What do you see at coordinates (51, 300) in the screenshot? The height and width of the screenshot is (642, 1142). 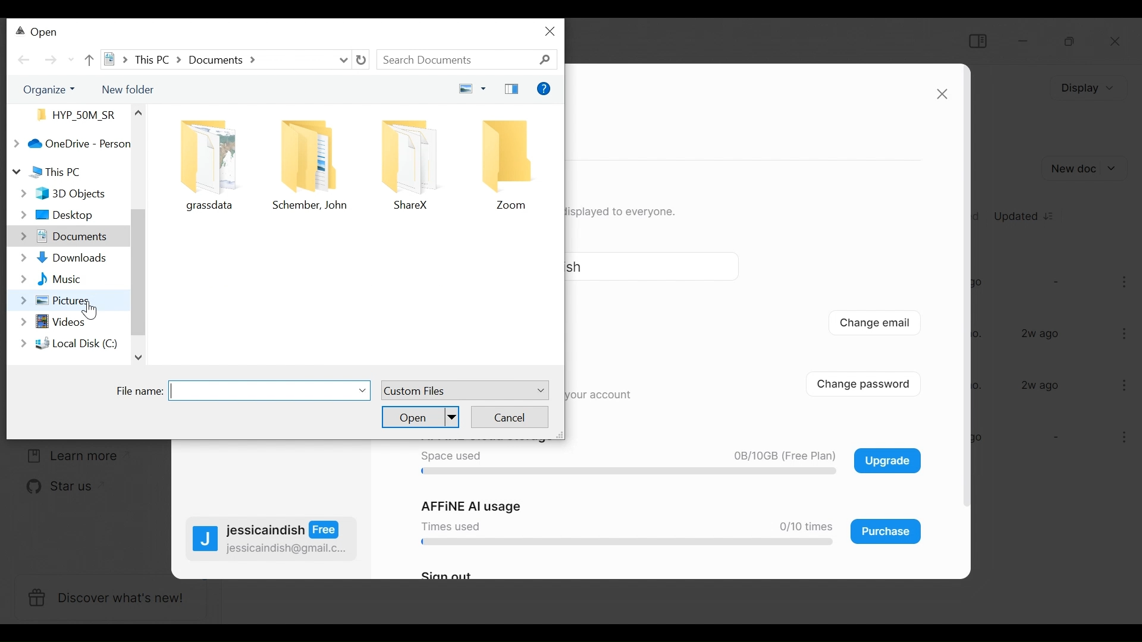 I see `Pictures` at bounding box center [51, 300].